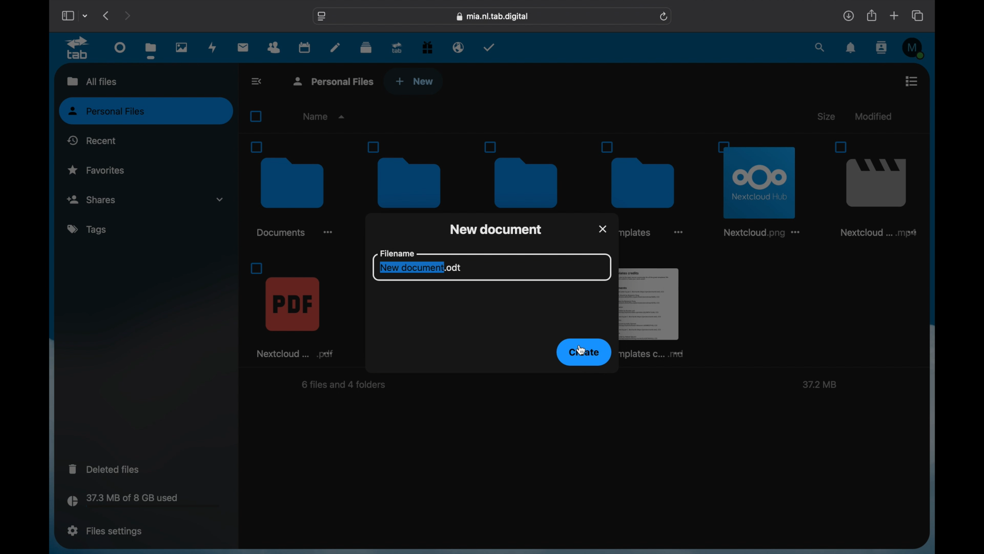  What do you see at coordinates (86, 15) in the screenshot?
I see `tab group picker` at bounding box center [86, 15].